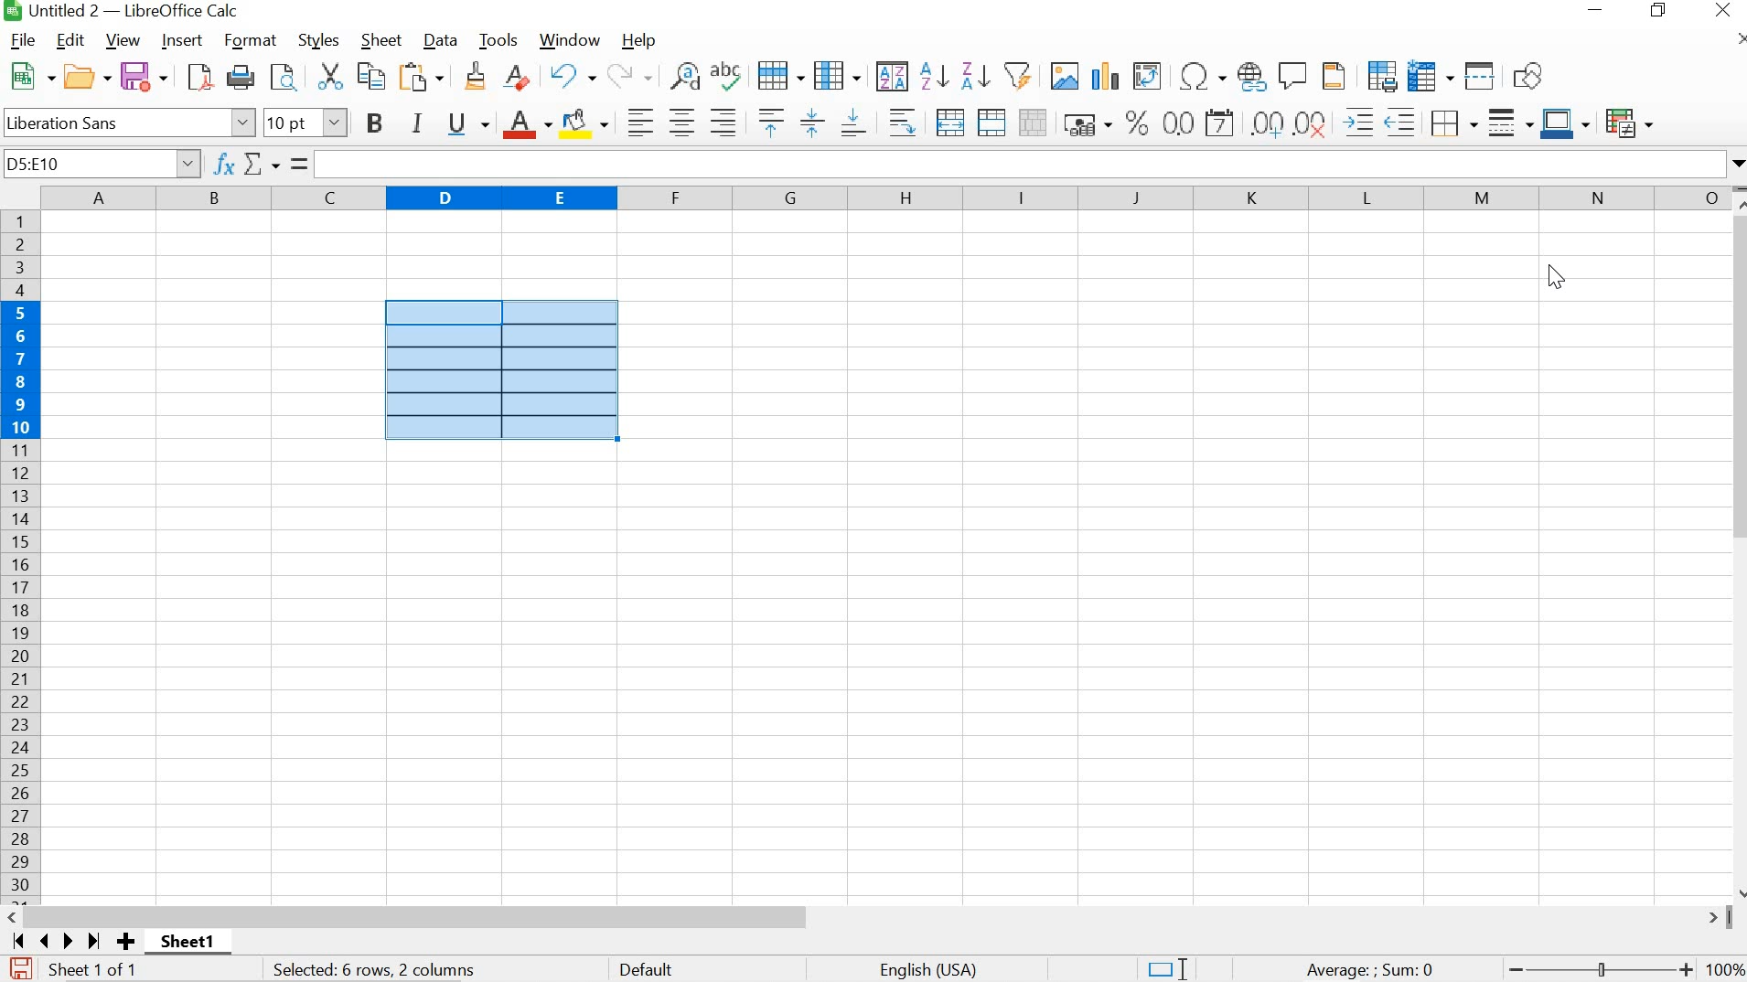  Describe the element at coordinates (1379, 123) in the screenshot. I see `INCREASE INDENT OR DECREASE INDENT` at that location.